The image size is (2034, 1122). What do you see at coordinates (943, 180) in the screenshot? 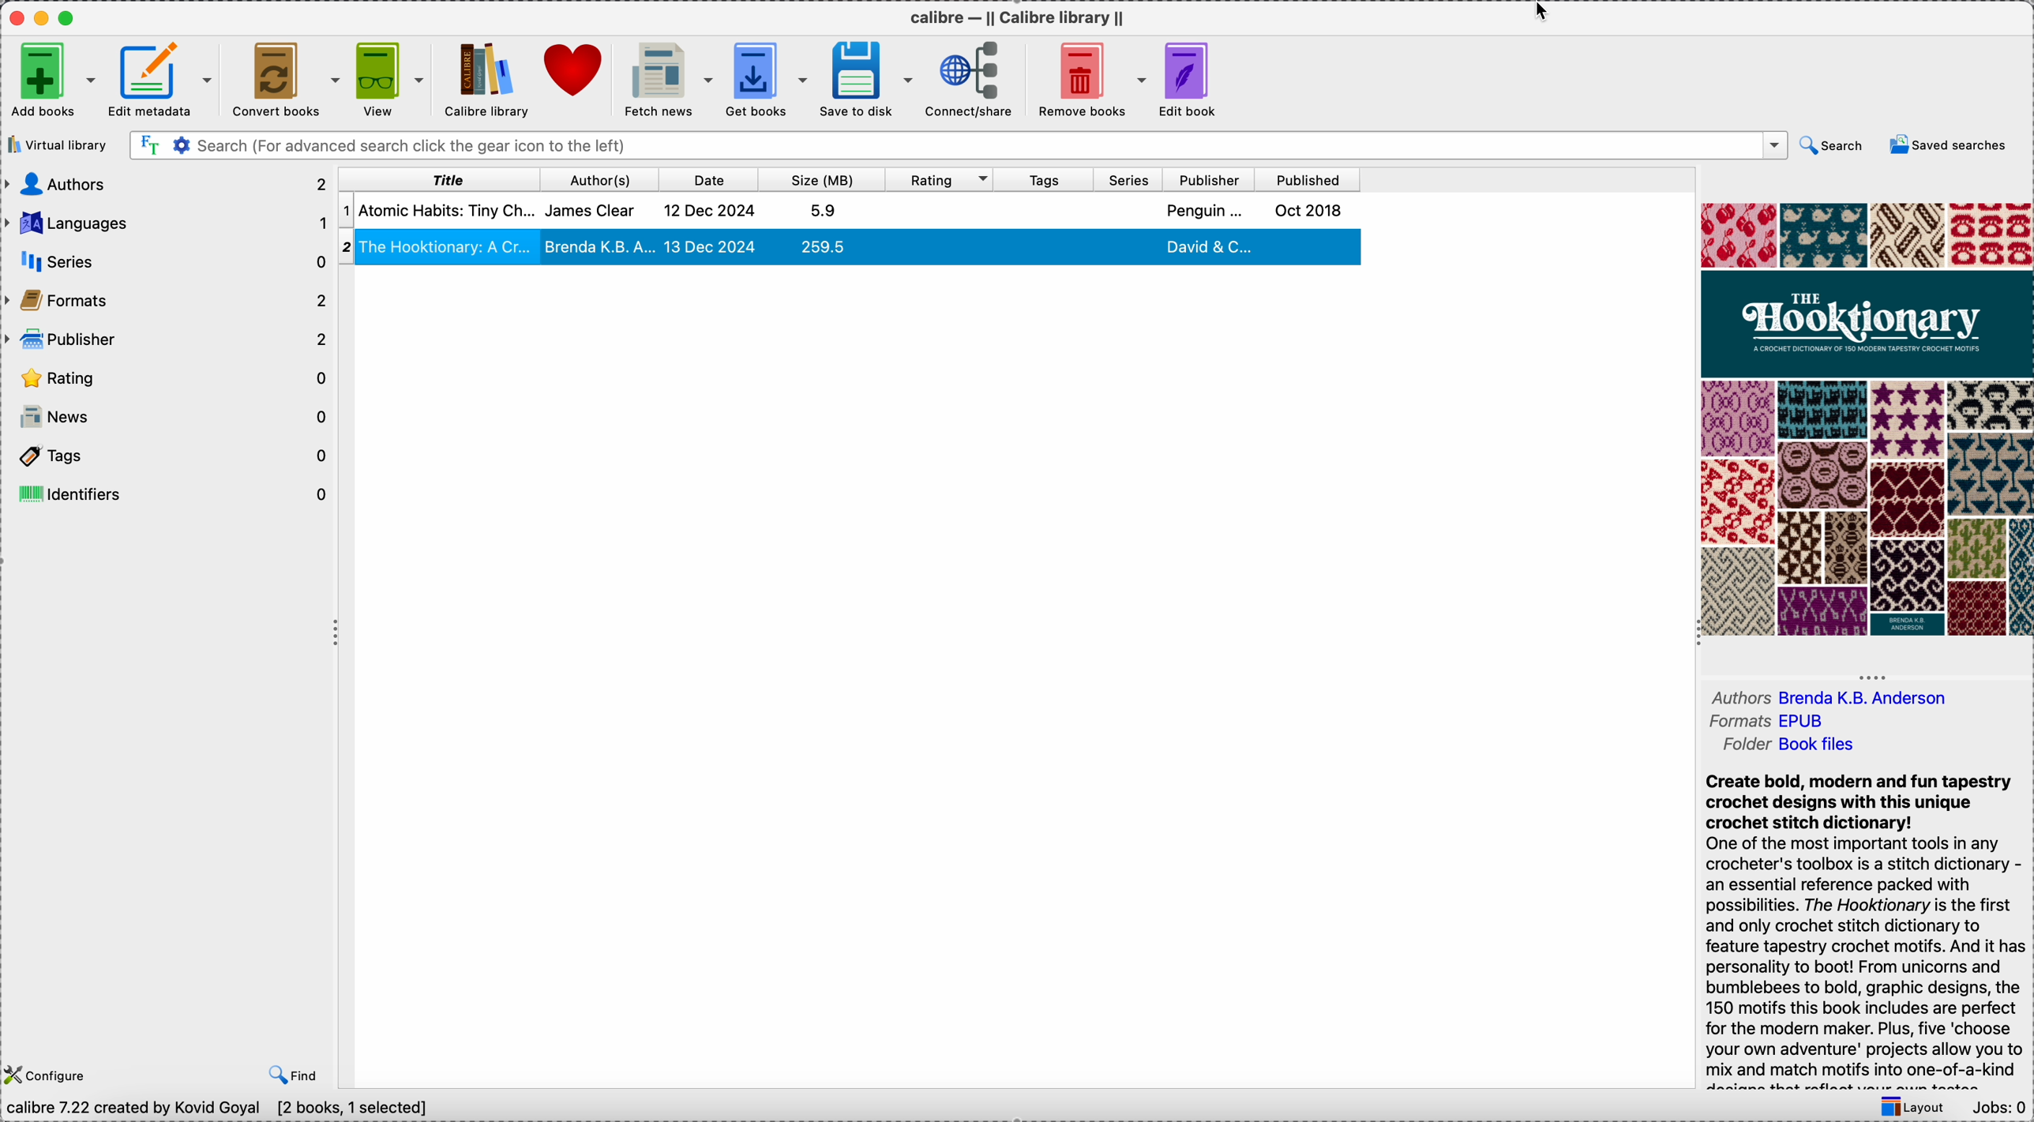
I see `rating` at bounding box center [943, 180].